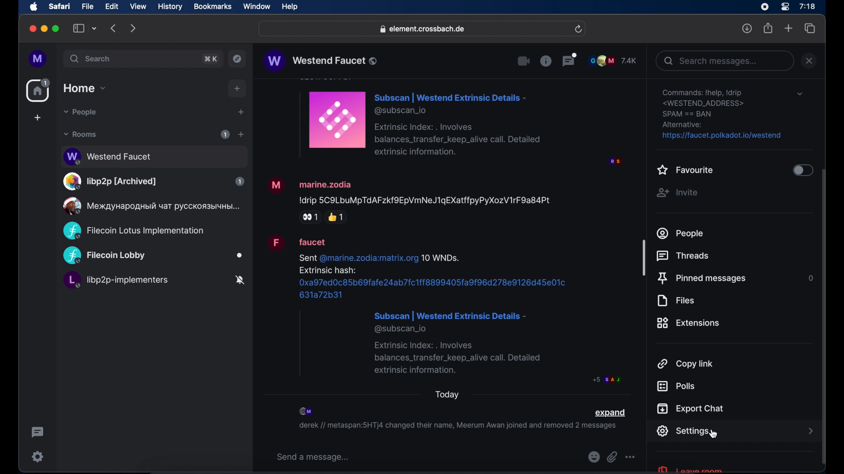 Image resolution: width=844 pixels, height=474 pixels. Describe the element at coordinates (724, 61) in the screenshot. I see `search messages` at that location.